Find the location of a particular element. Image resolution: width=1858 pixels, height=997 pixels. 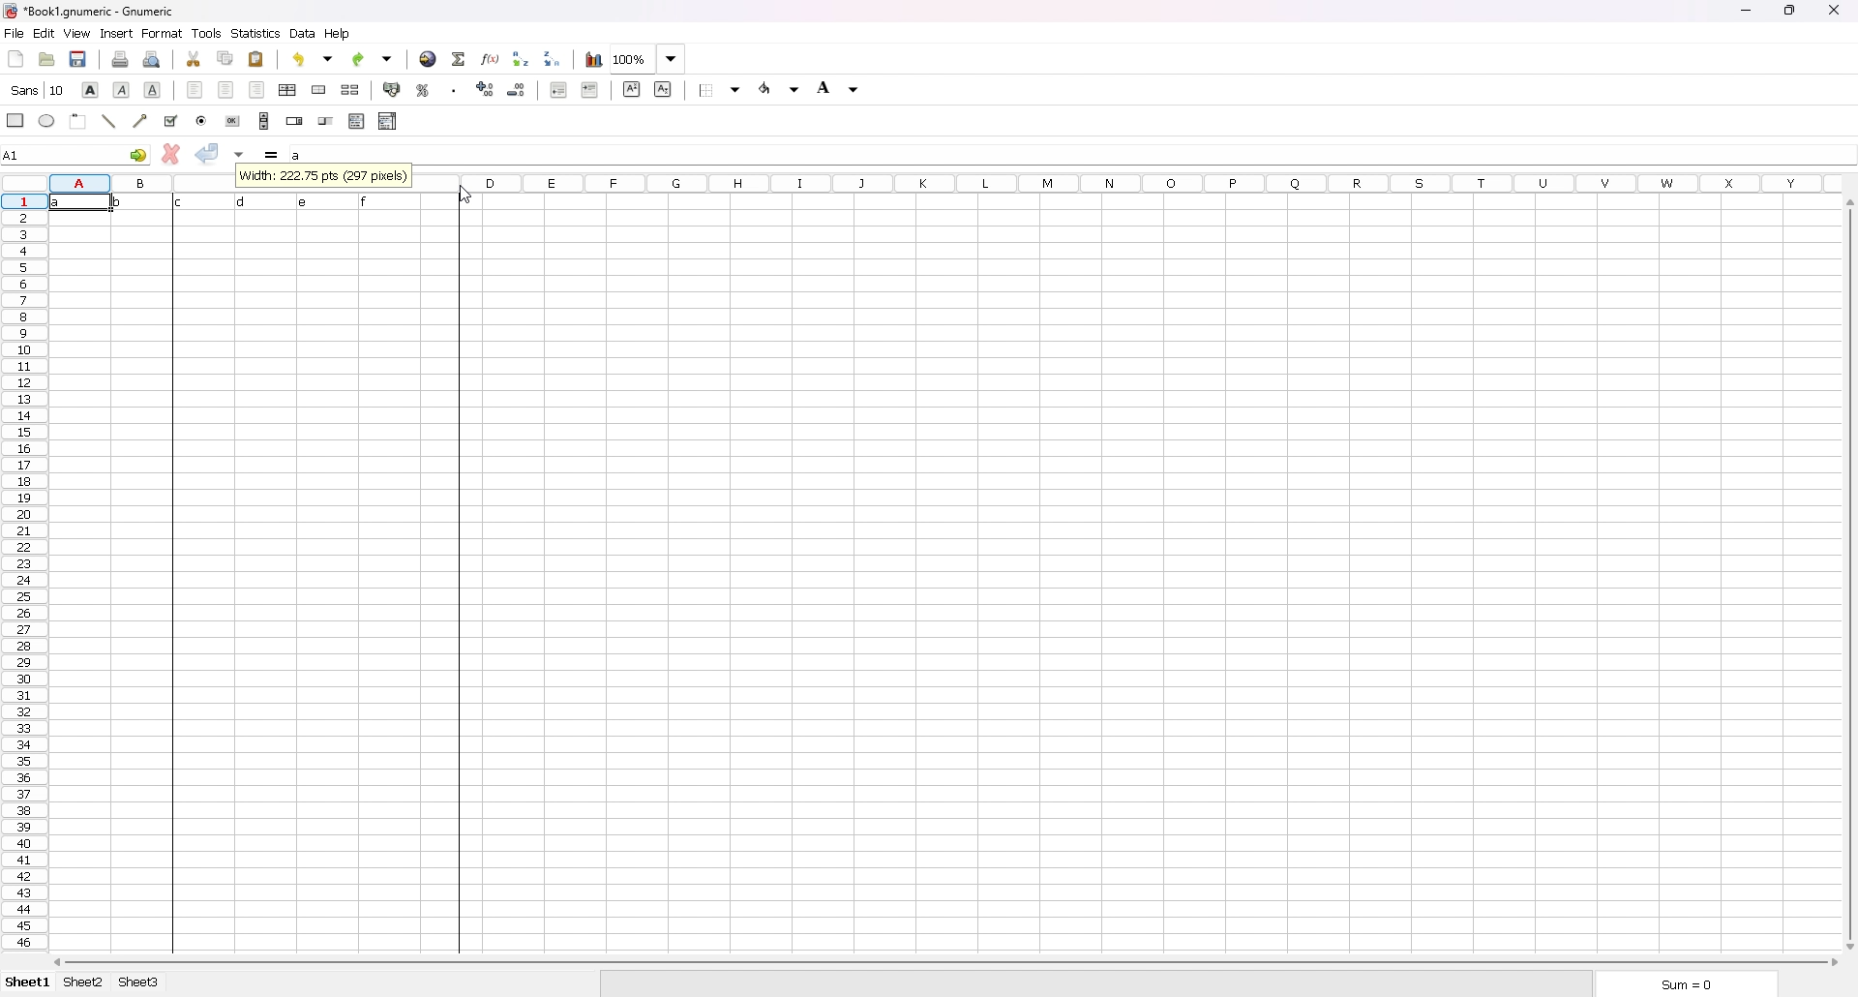

cut is located at coordinates (195, 58).